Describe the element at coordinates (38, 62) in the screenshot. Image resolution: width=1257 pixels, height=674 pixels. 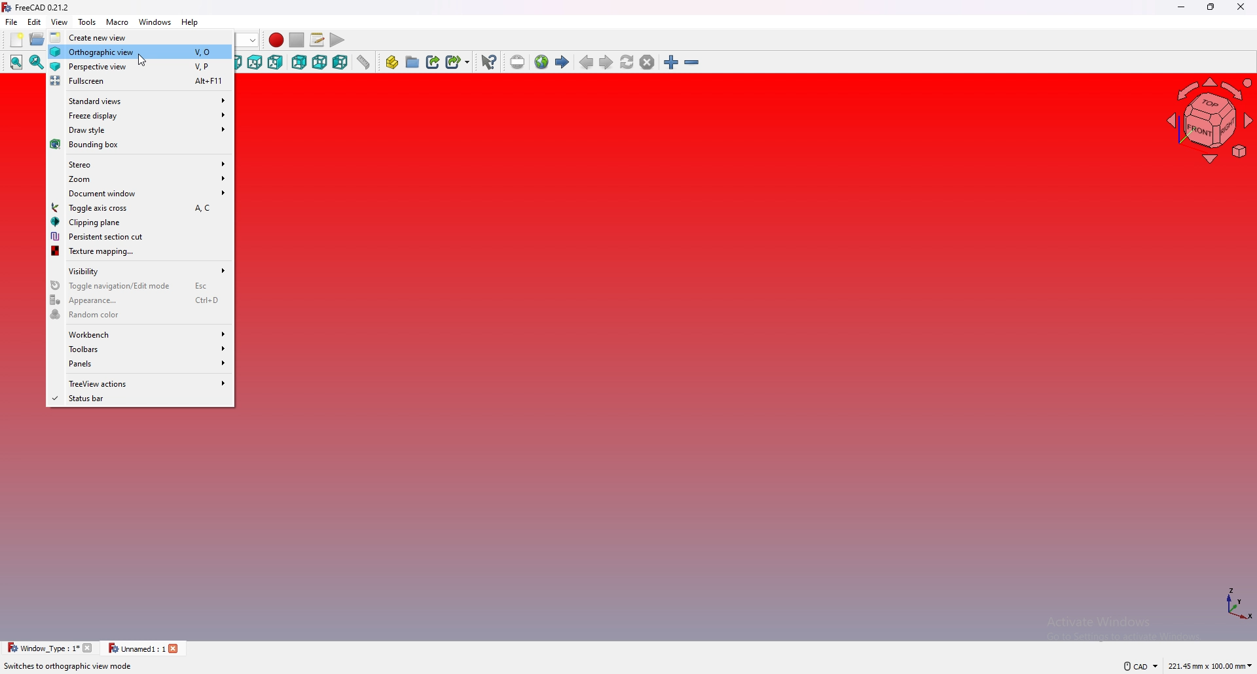
I see `fit selection` at that location.